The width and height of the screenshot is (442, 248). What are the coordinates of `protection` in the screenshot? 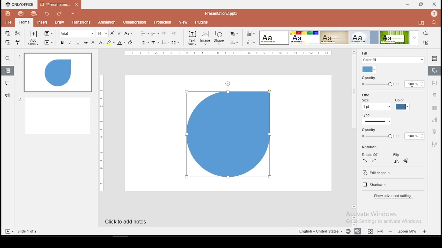 It's located at (162, 22).